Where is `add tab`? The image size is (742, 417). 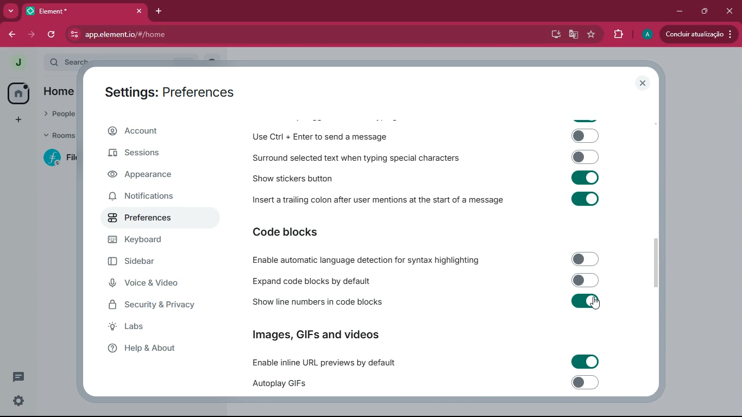
add tab is located at coordinates (158, 12).